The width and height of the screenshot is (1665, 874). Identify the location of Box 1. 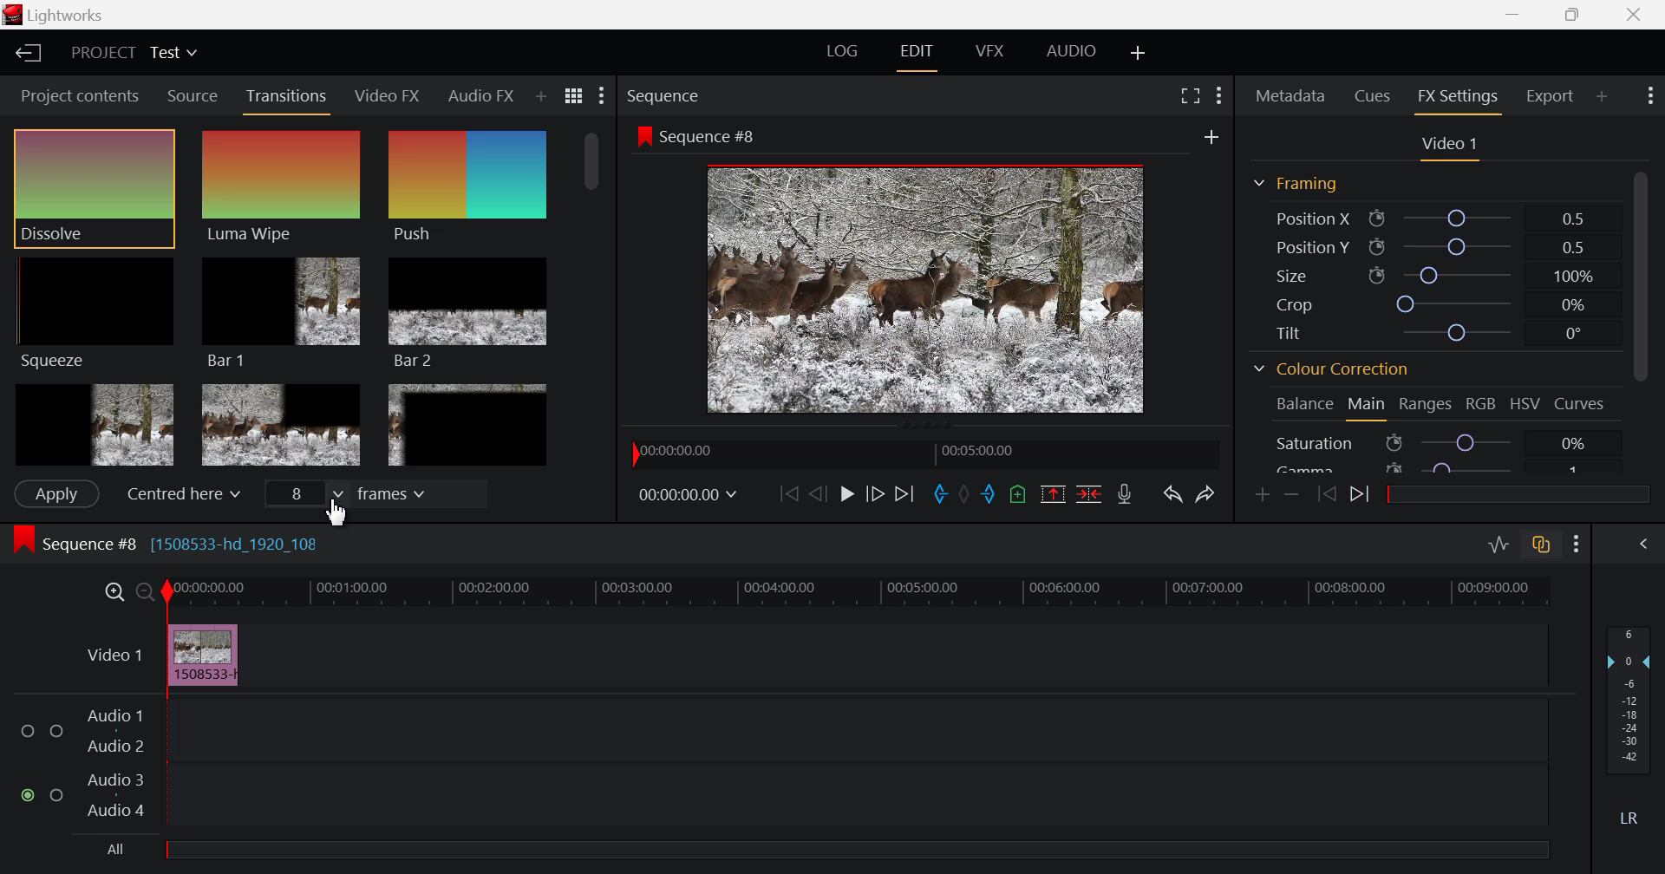
(95, 423).